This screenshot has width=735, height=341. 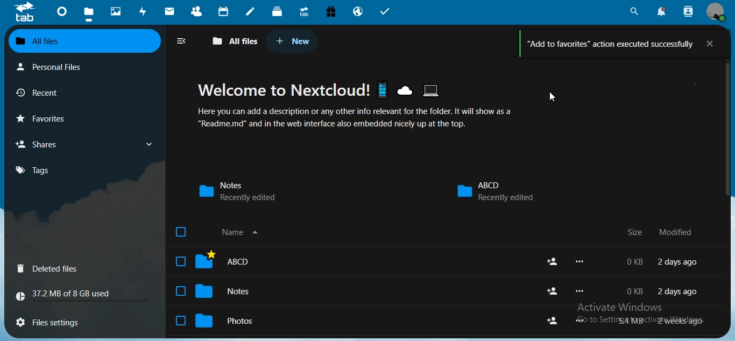 What do you see at coordinates (553, 291) in the screenshot?
I see `share` at bounding box center [553, 291].